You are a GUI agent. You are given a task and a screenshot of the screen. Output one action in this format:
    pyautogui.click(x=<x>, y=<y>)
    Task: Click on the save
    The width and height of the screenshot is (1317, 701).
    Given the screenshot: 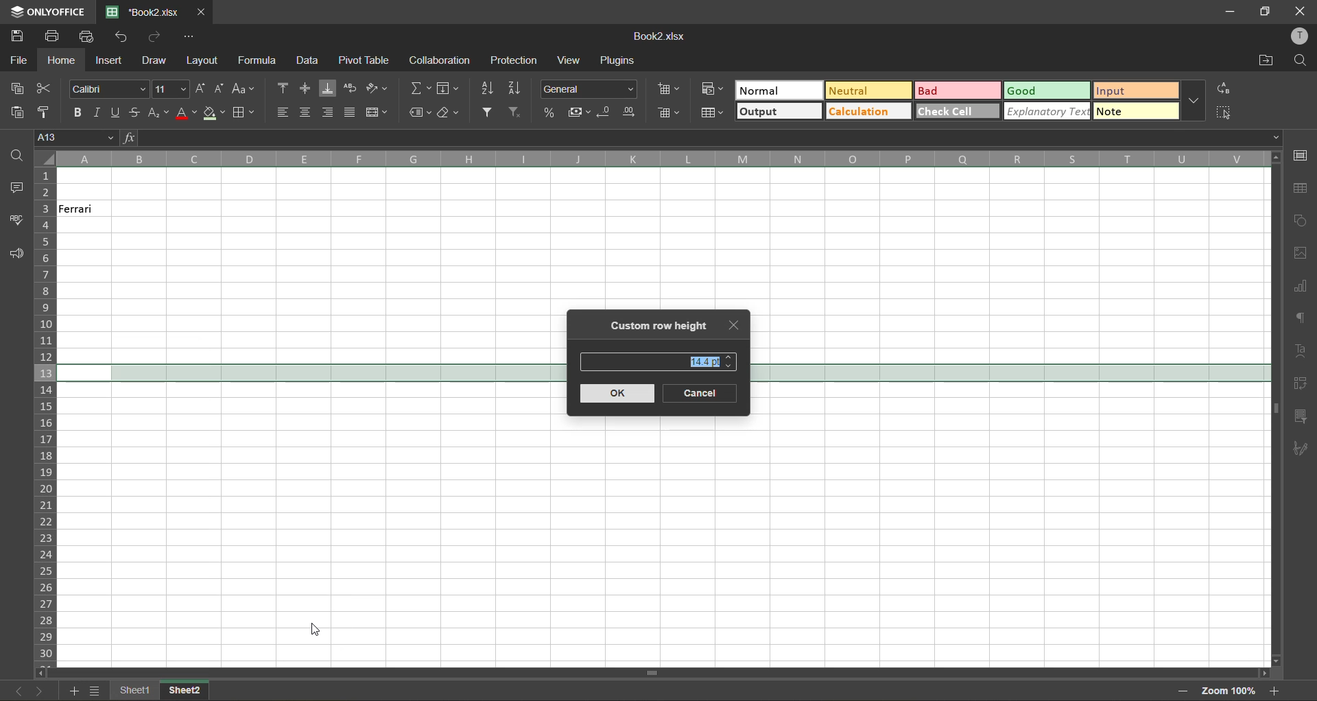 What is the action you would take?
    pyautogui.click(x=16, y=36)
    